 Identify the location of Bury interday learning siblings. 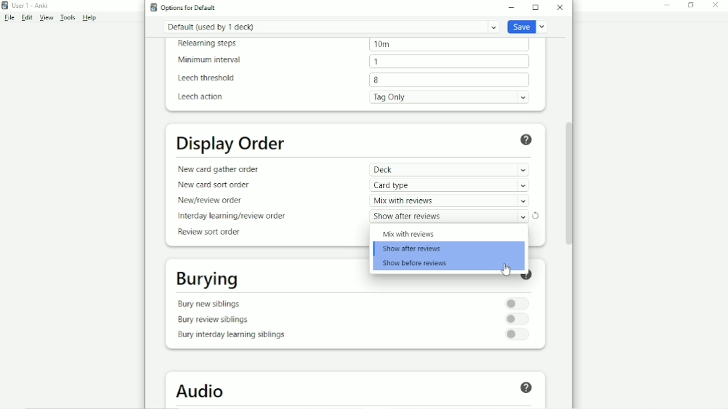
(230, 336).